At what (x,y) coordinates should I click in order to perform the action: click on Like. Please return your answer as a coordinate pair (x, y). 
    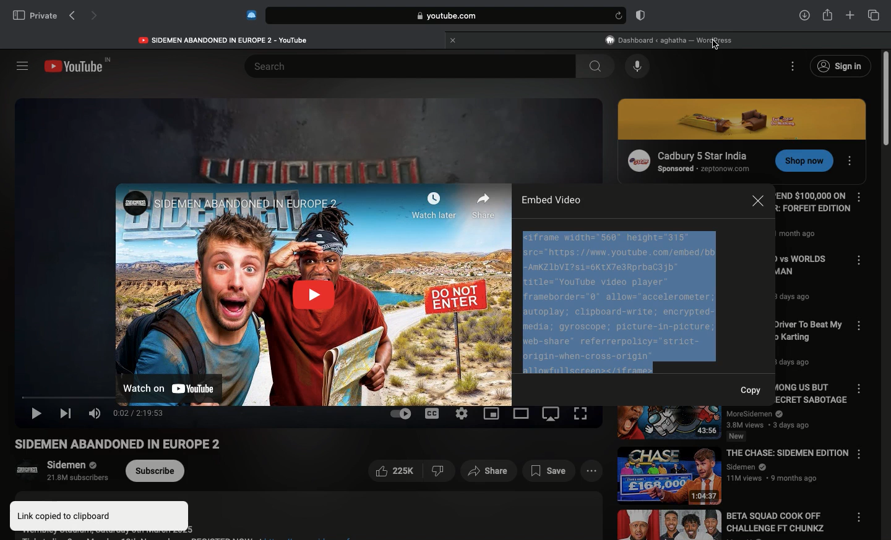
    Looking at the image, I should click on (410, 472).